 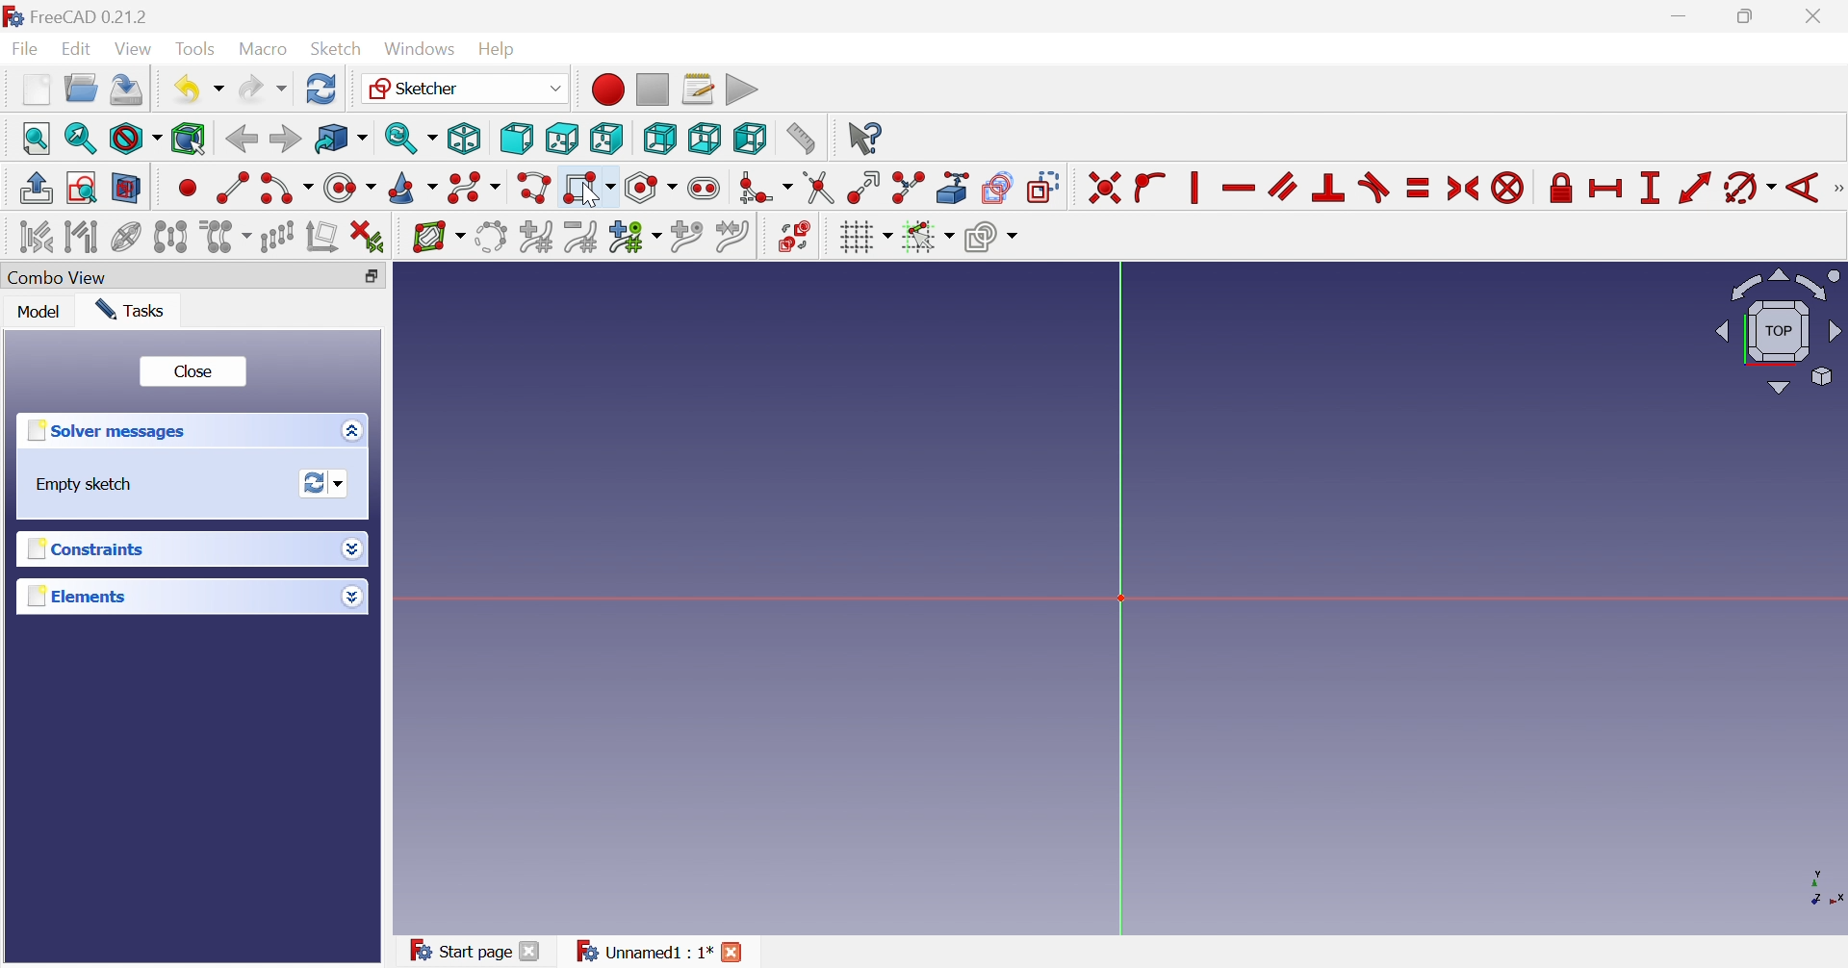 I want to click on Join curves, so click(x=732, y=237).